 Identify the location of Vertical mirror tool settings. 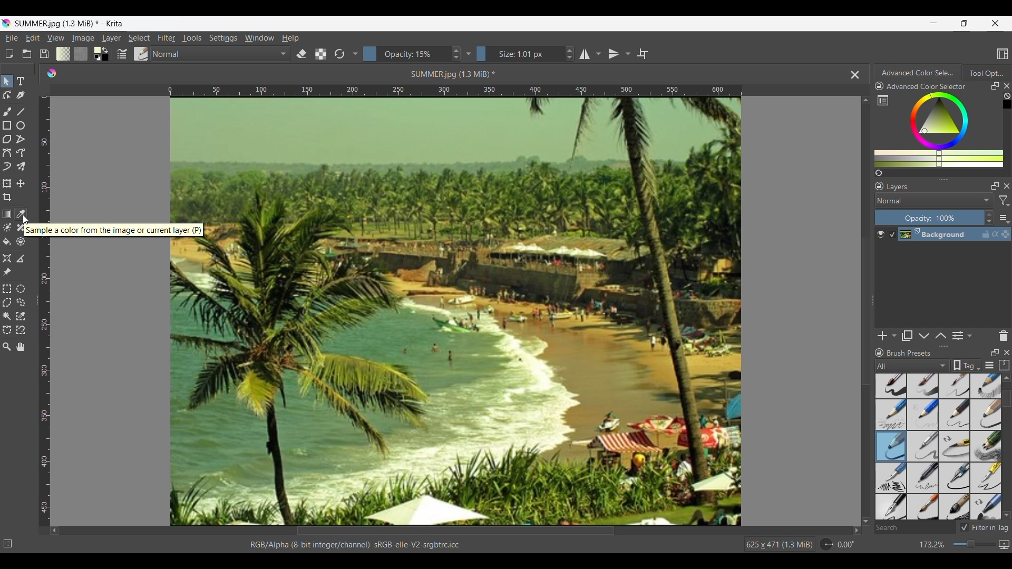
(628, 54).